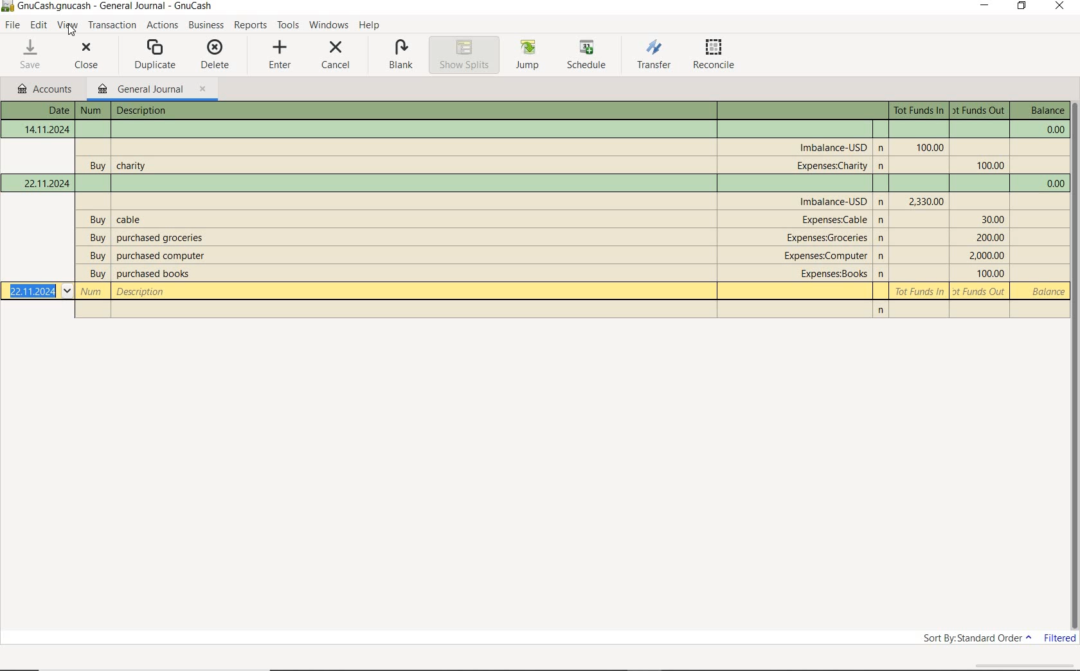  What do you see at coordinates (15, 26) in the screenshot?
I see `FILE` at bounding box center [15, 26].